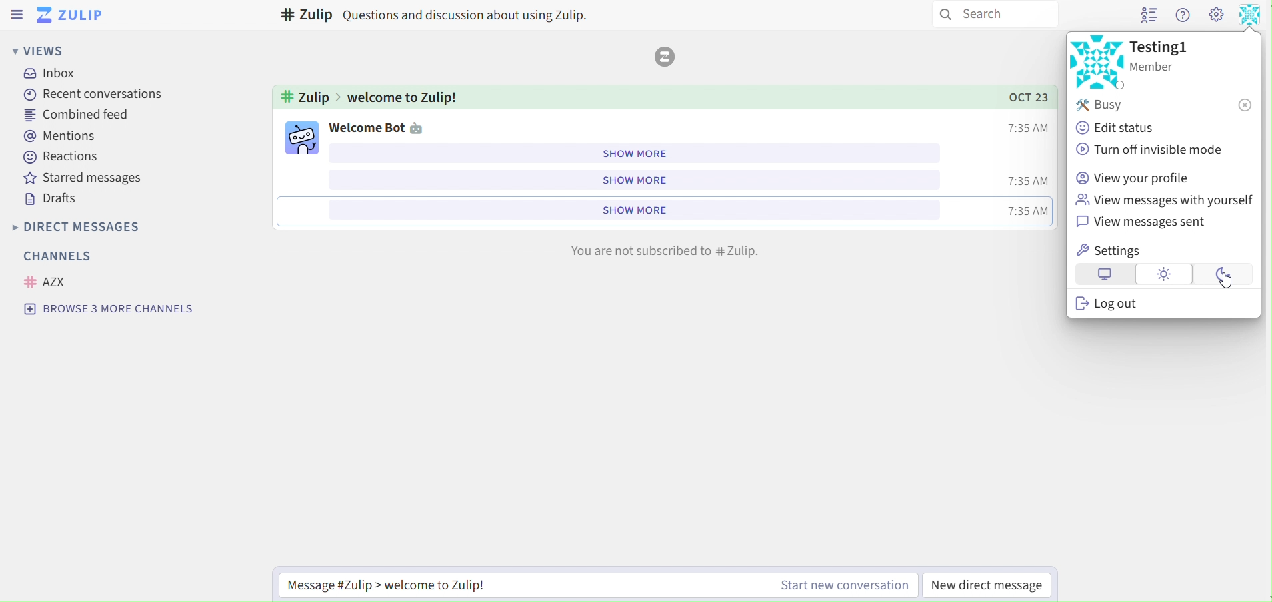  I want to click on view your profile, so click(1137, 177).